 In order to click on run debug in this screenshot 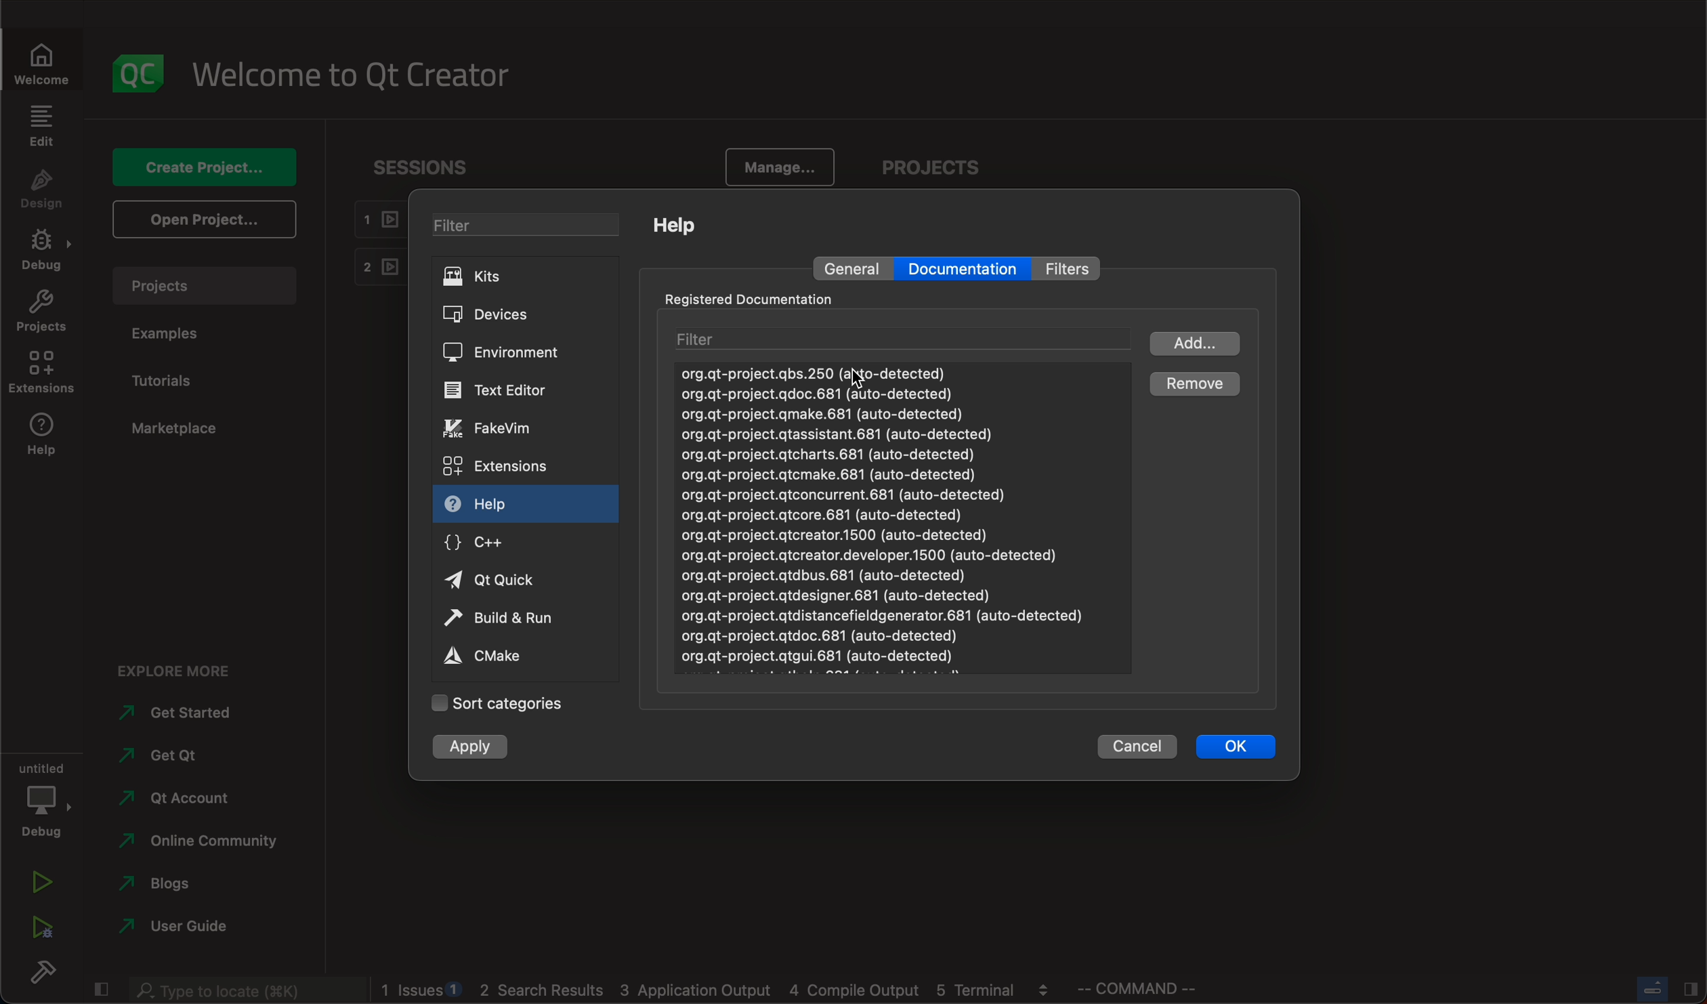, I will do `click(41, 927)`.